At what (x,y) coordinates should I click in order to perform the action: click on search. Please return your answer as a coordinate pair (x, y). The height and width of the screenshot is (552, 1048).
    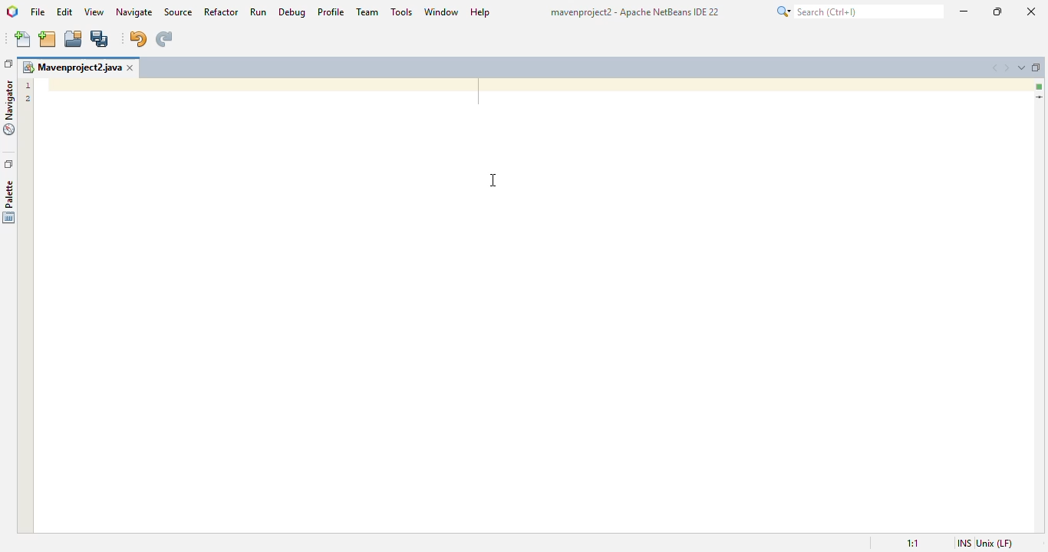
    Looking at the image, I should click on (859, 11).